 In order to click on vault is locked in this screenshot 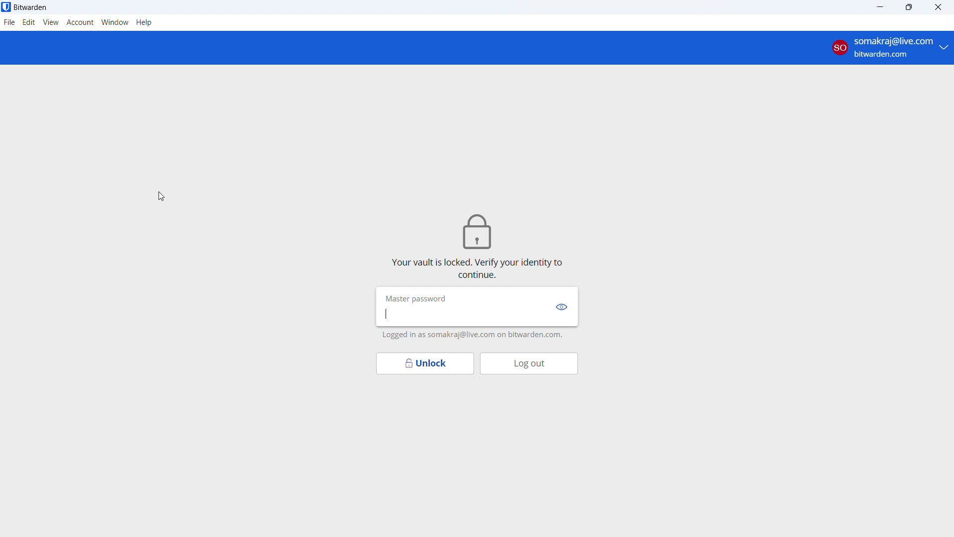, I will do `click(475, 267)`.